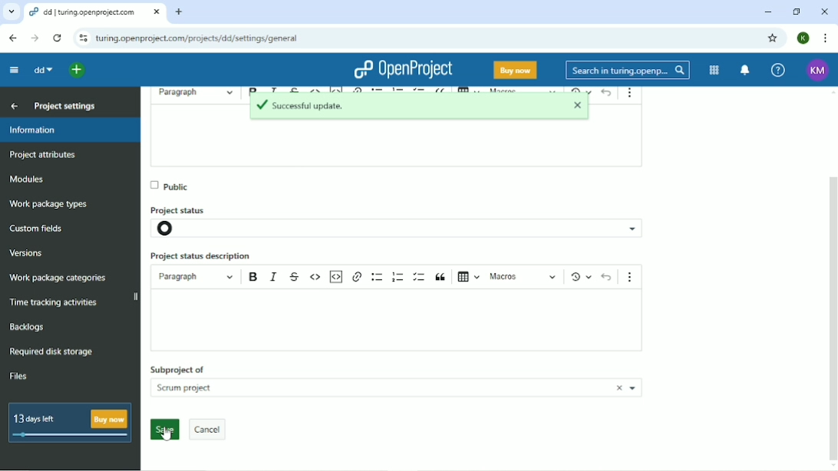 Image resolution: width=838 pixels, height=471 pixels. What do you see at coordinates (175, 232) in the screenshot?
I see `project status icon- not set` at bounding box center [175, 232].